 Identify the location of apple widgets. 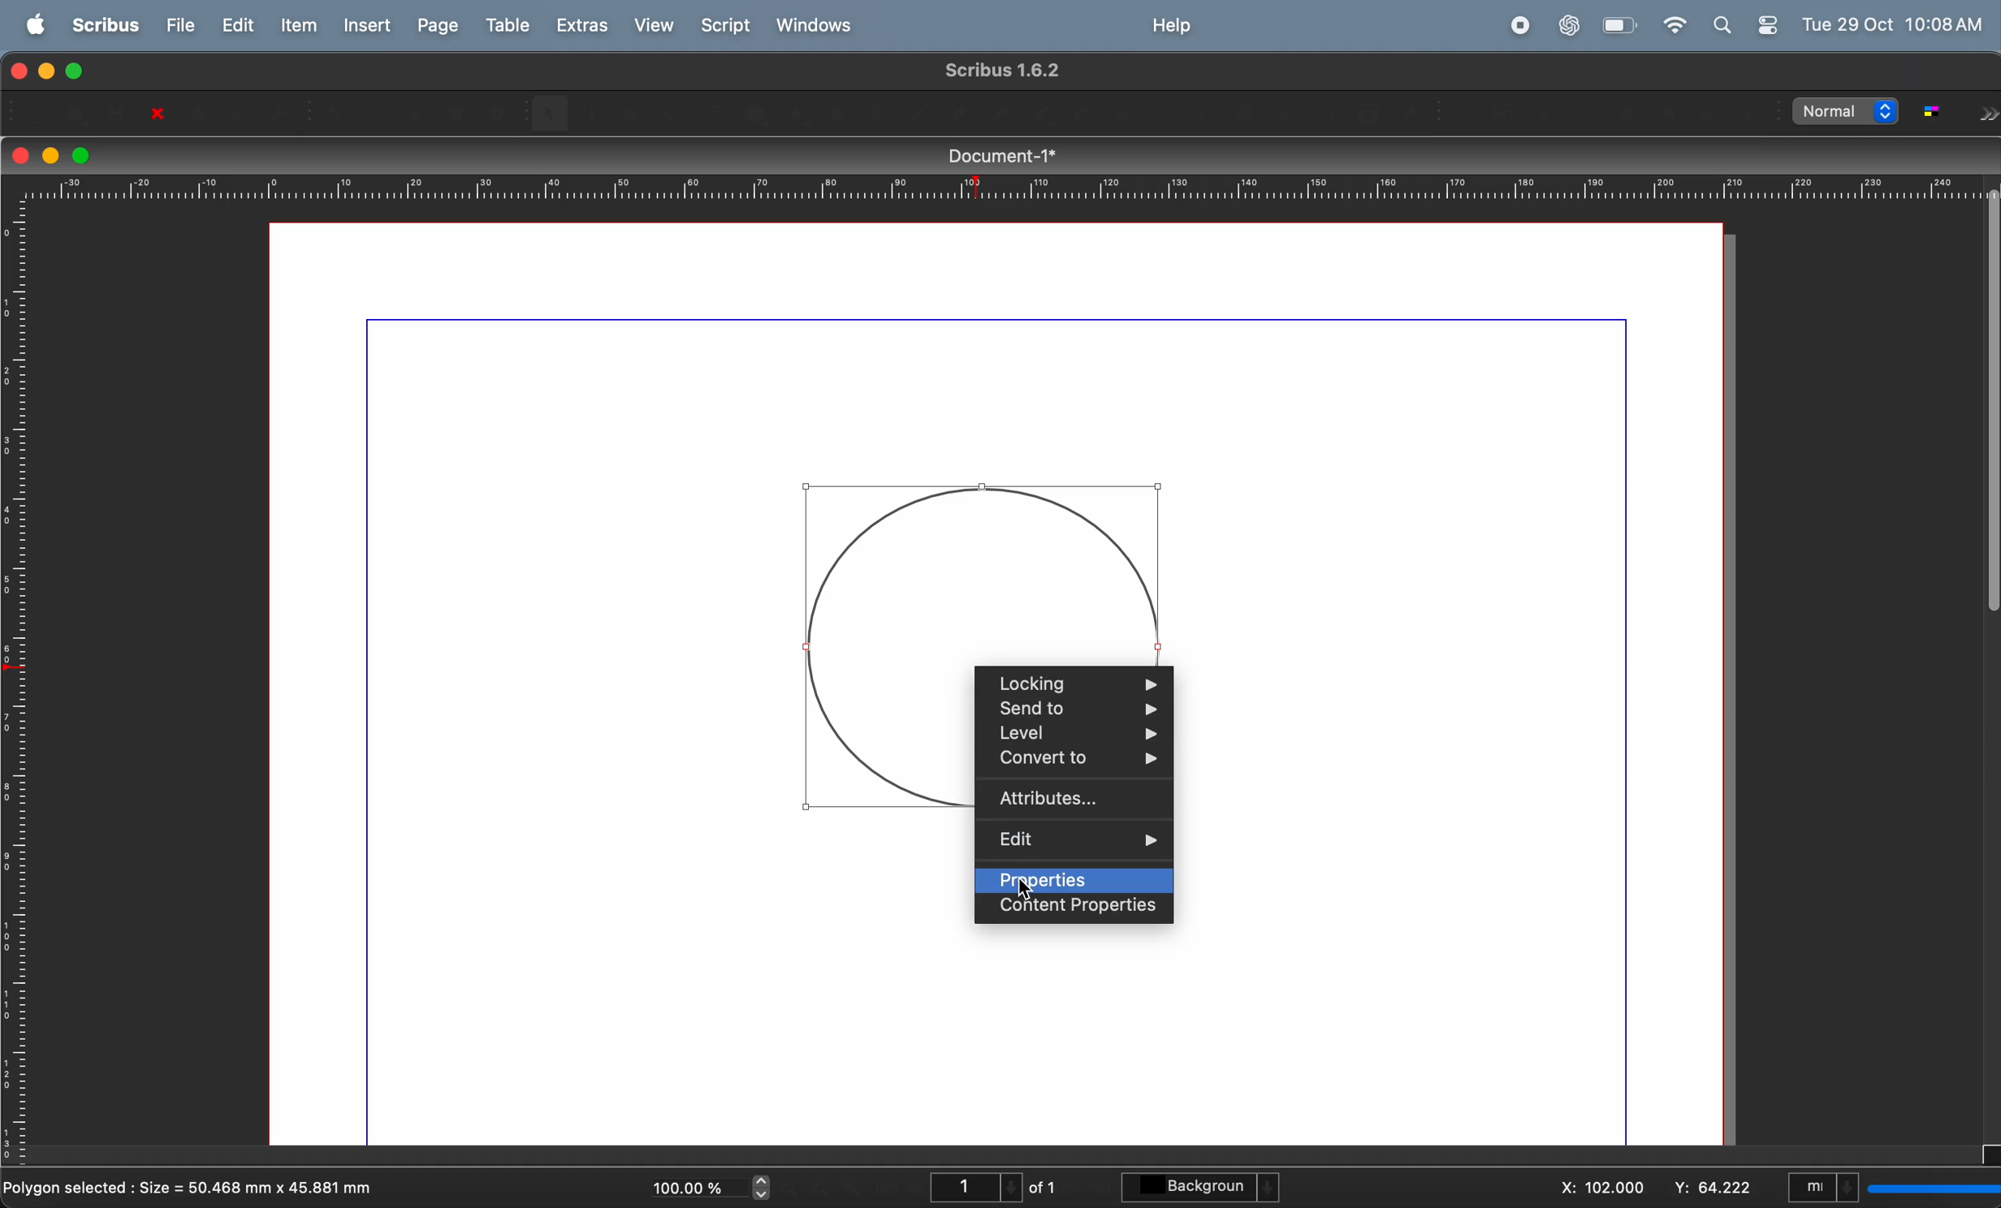
(1748, 24).